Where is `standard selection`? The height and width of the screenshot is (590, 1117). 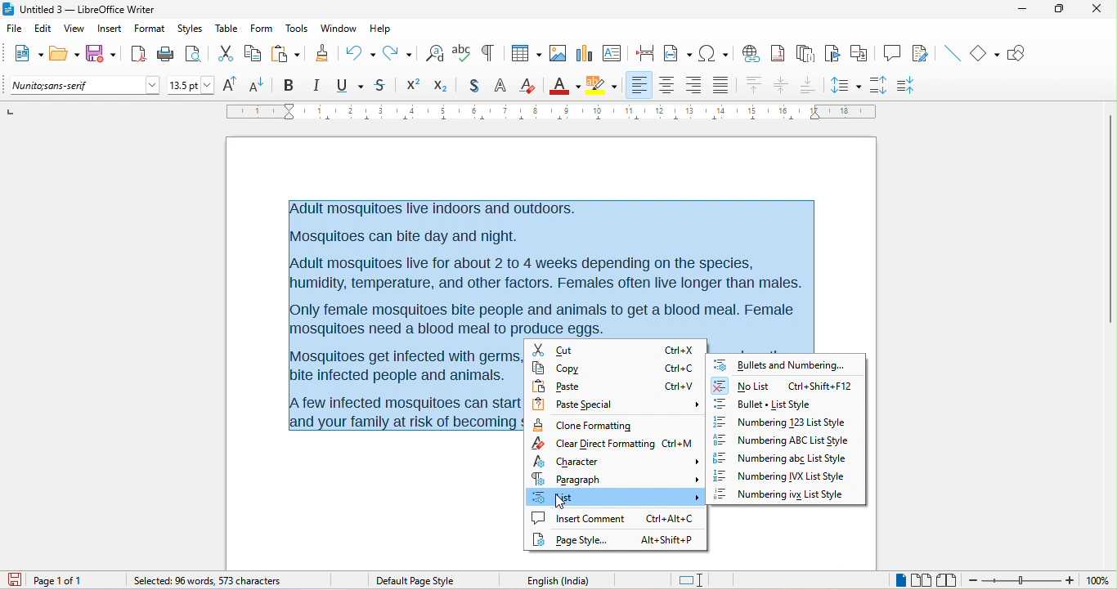 standard selection is located at coordinates (692, 579).